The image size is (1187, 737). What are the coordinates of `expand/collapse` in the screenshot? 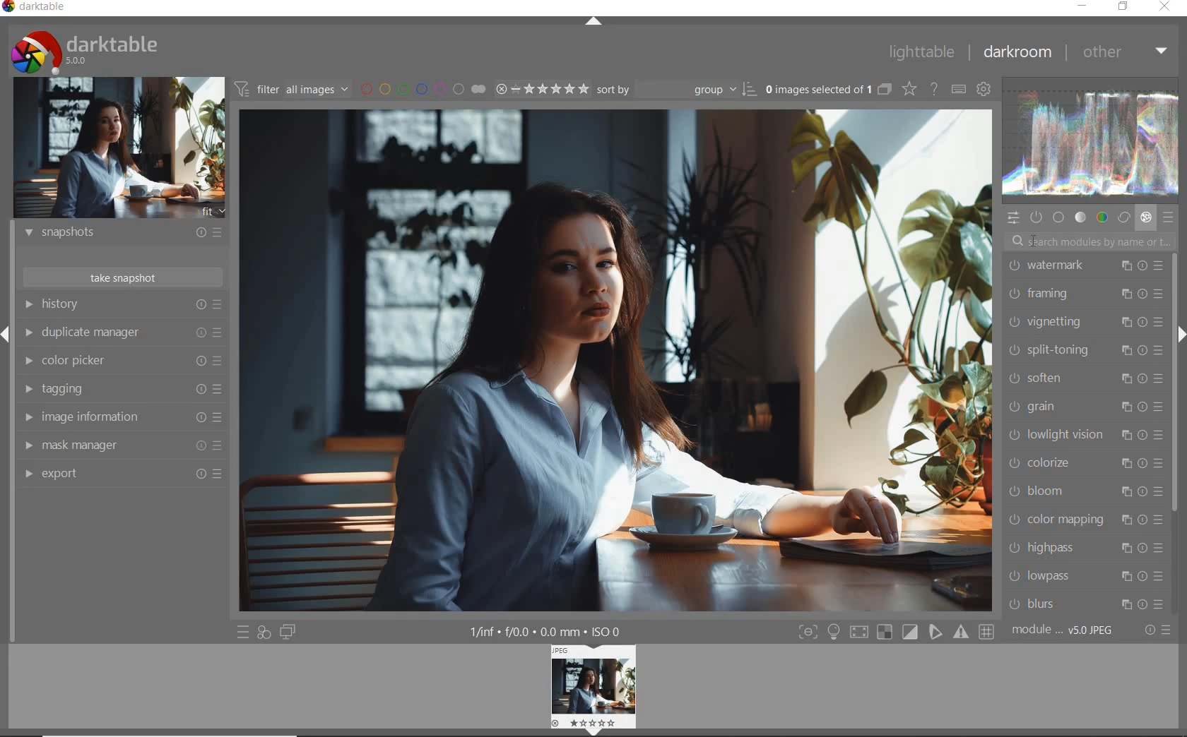 It's located at (593, 20).